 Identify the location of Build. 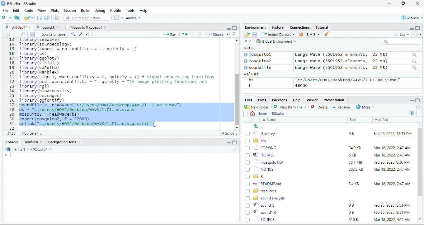
(85, 10).